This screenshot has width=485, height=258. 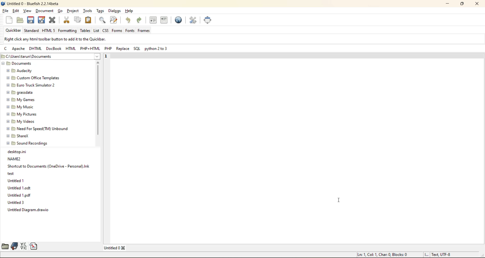 I want to click on BE Audacity, so click(x=21, y=70).